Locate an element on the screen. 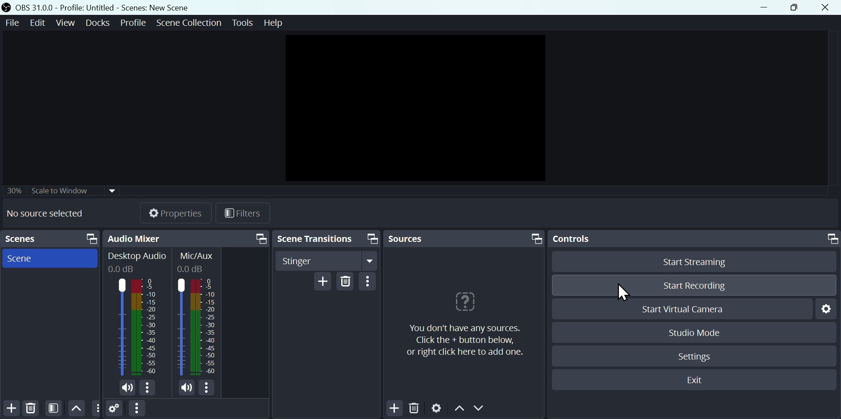 The height and width of the screenshot is (419, 841). you don't have any sources. is located at coordinates (465, 340).